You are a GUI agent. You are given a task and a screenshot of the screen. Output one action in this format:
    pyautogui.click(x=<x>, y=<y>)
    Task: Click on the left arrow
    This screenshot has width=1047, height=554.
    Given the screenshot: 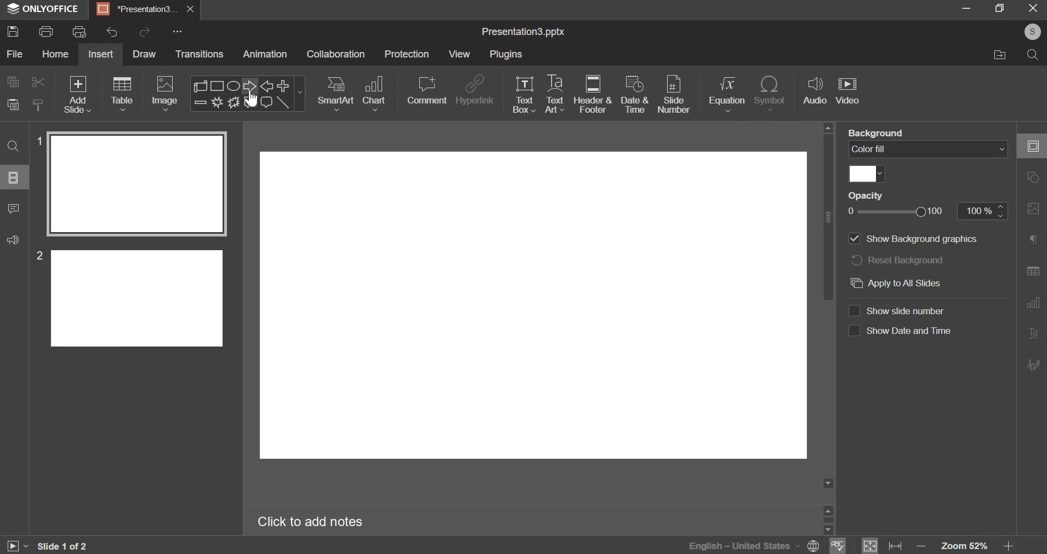 What is the action you would take?
    pyautogui.click(x=266, y=86)
    